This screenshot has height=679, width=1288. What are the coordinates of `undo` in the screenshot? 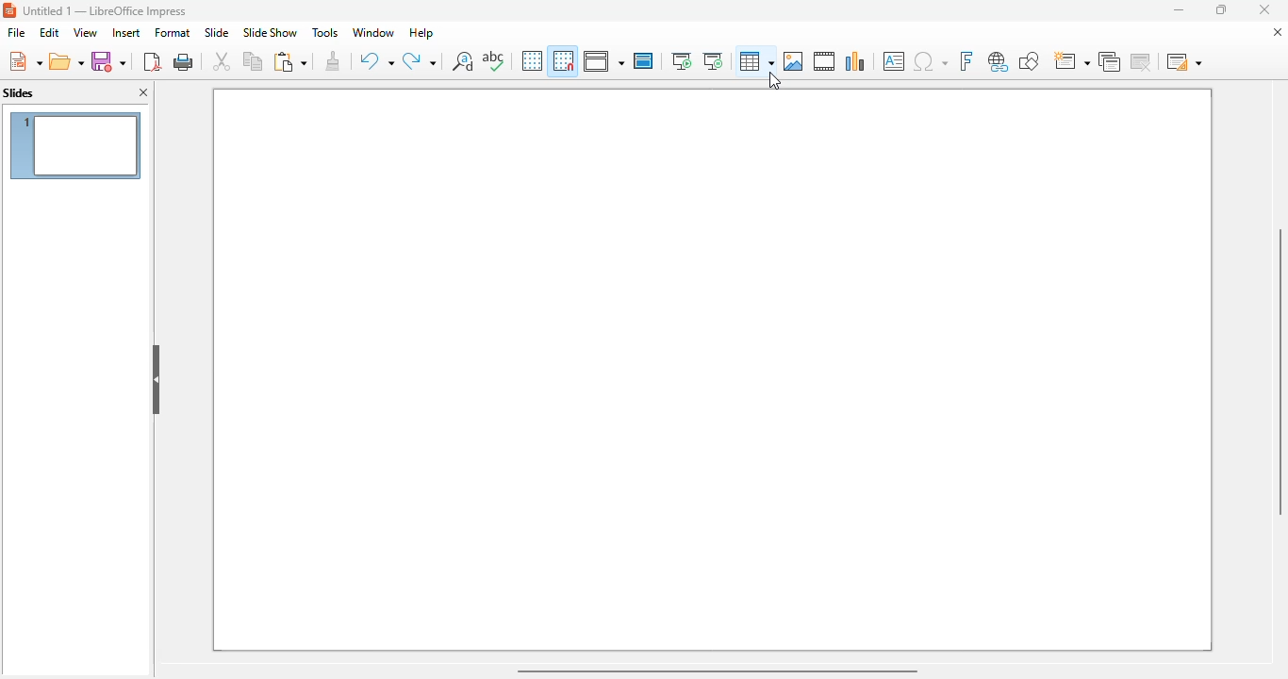 It's located at (377, 60).